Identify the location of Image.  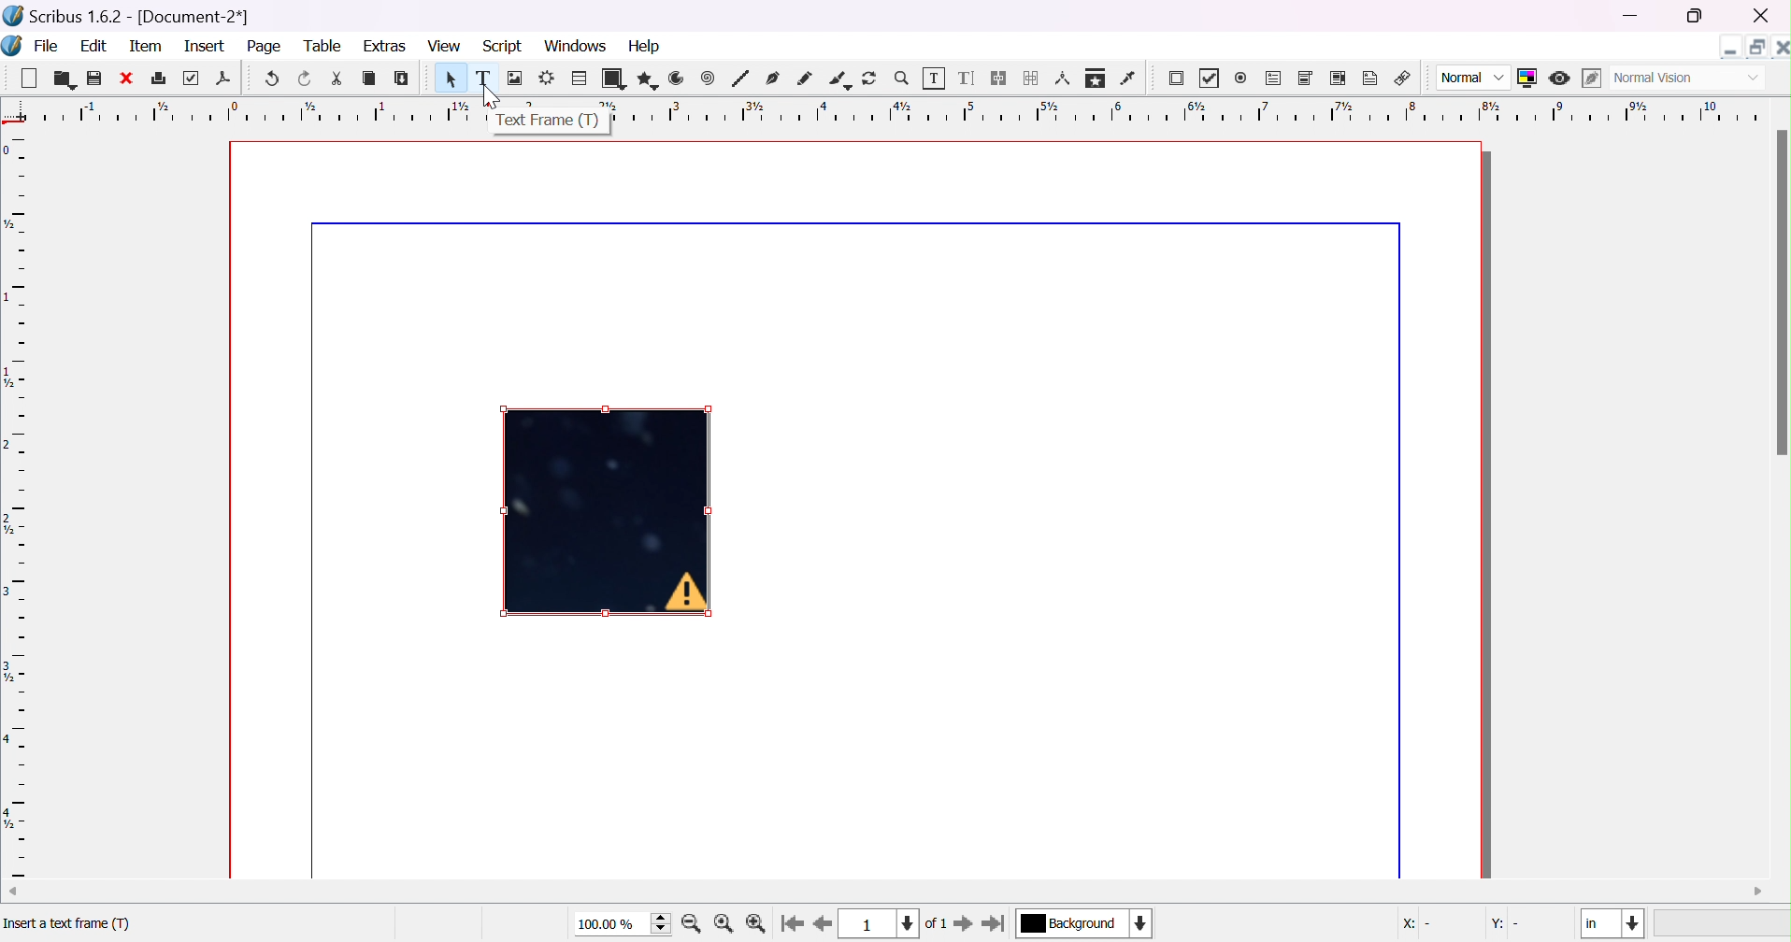
(607, 511).